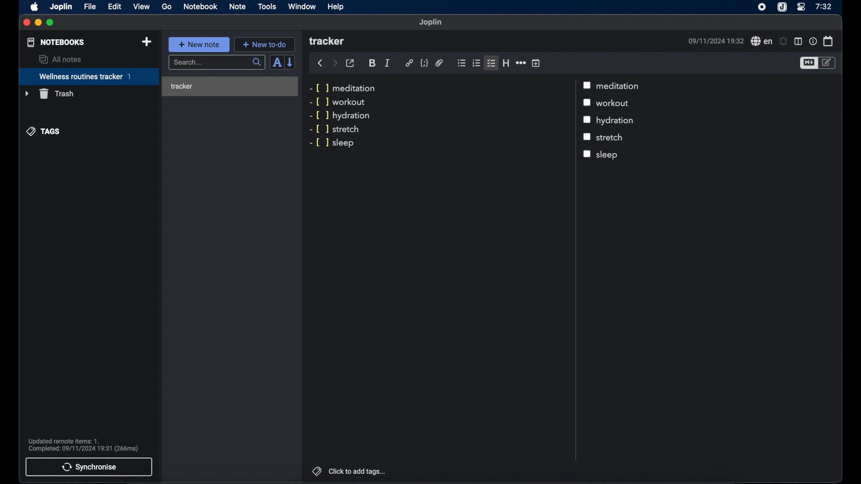  What do you see at coordinates (714, 41) in the screenshot?
I see `09/11/2024 19:32` at bounding box center [714, 41].